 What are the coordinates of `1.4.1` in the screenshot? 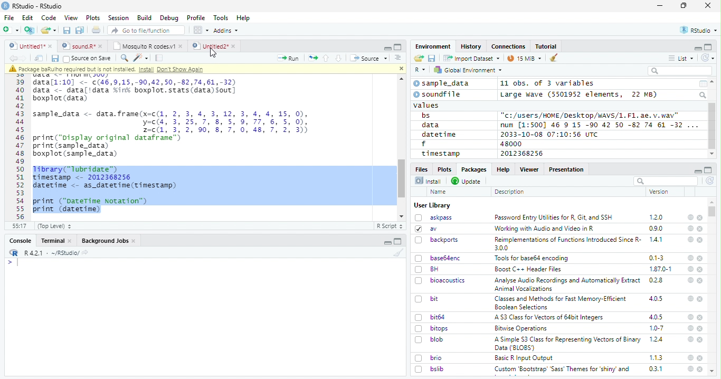 It's located at (657, 239).